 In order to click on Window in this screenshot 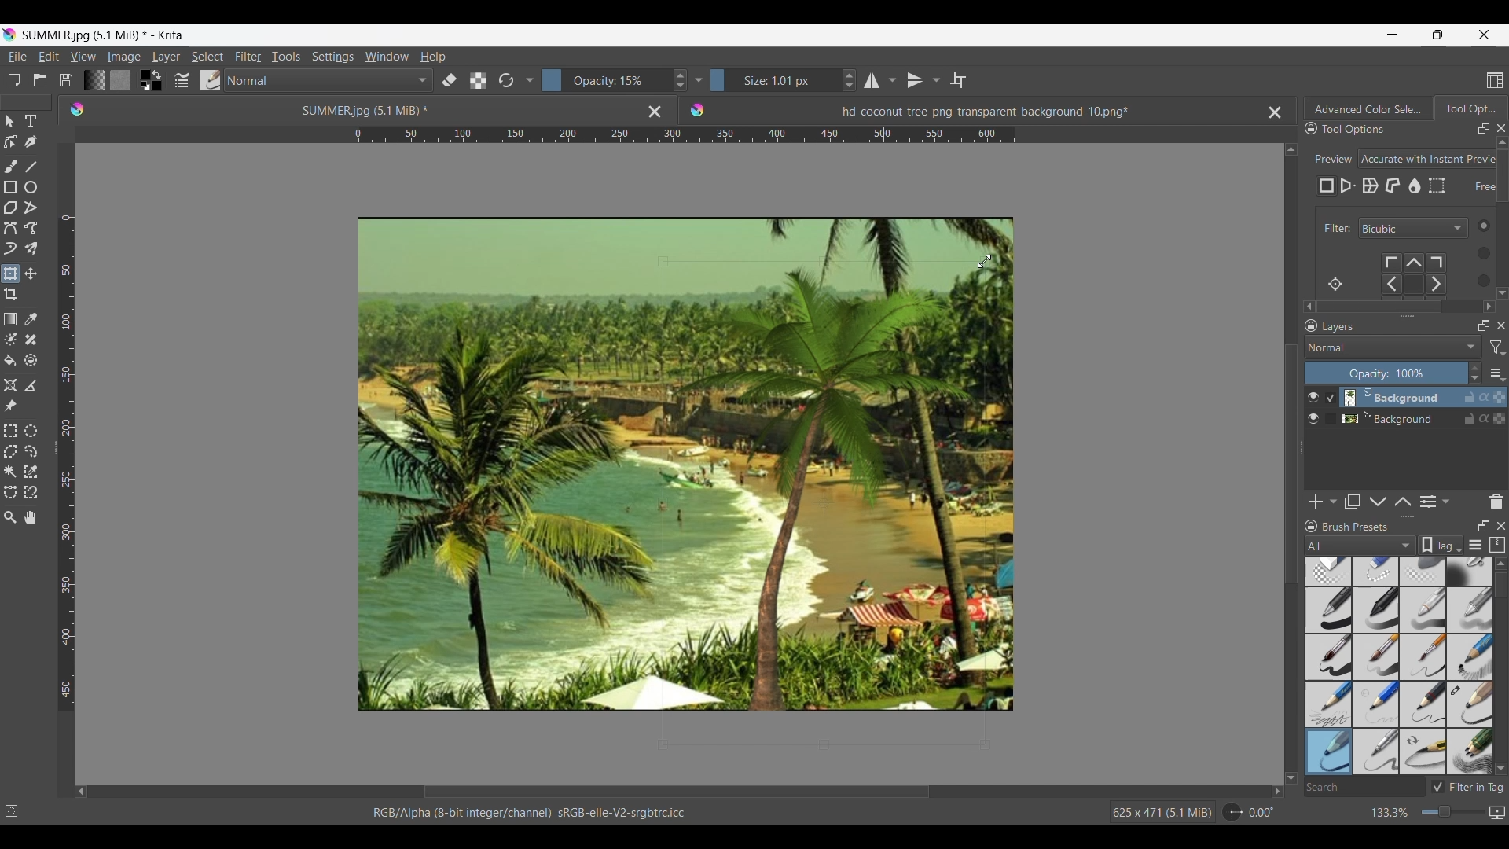, I will do `click(386, 56)`.